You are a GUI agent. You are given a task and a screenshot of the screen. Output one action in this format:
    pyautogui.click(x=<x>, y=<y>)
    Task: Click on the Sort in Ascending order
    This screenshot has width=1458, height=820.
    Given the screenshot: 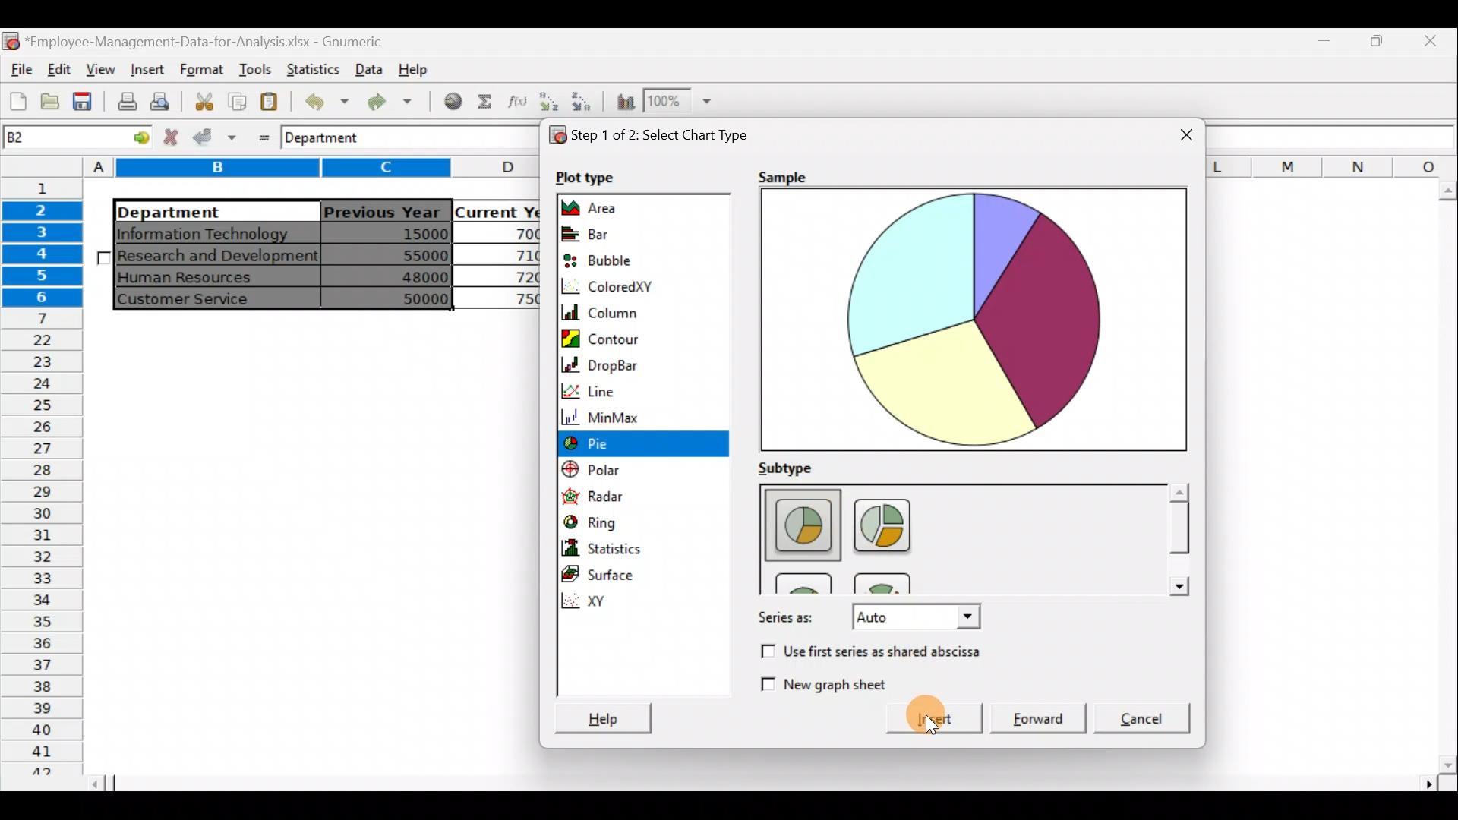 What is the action you would take?
    pyautogui.click(x=548, y=101)
    